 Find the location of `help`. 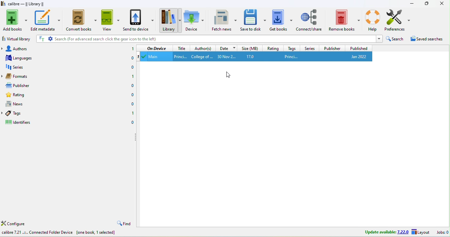

help is located at coordinates (373, 19).